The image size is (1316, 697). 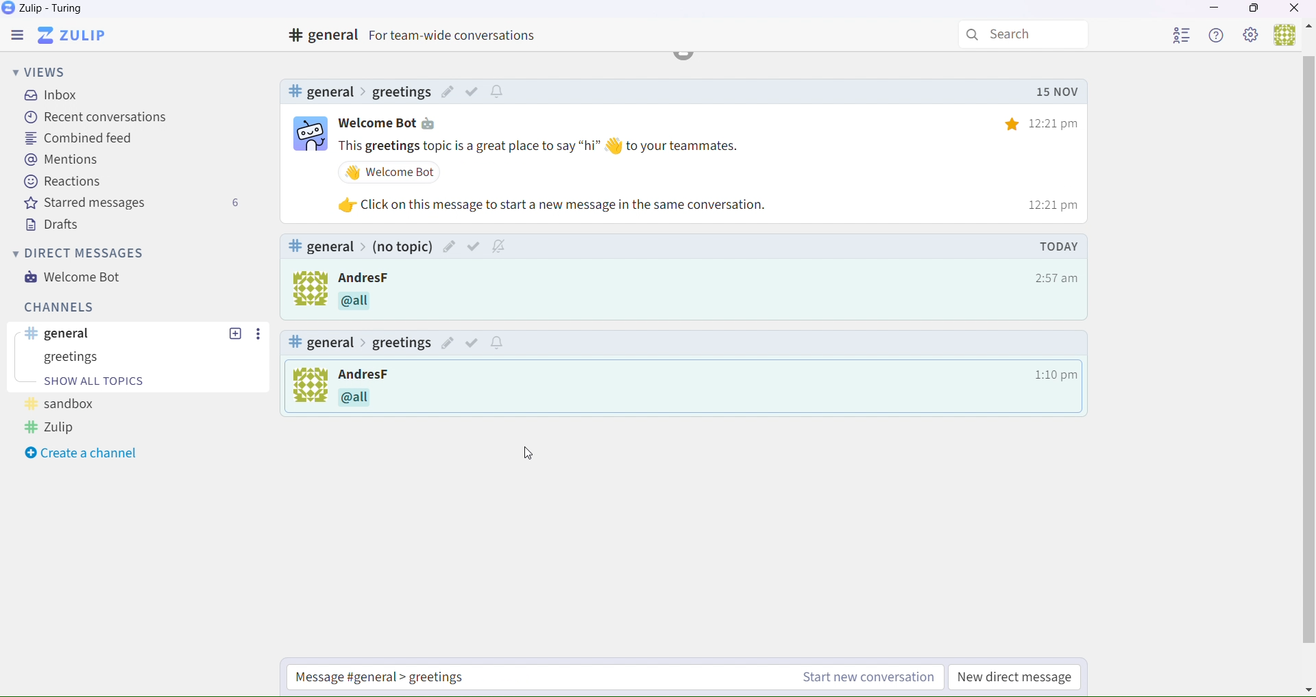 What do you see at coordinates (306, 288) in the screenshot?
I see `logo` at bounding box center [306, 288].